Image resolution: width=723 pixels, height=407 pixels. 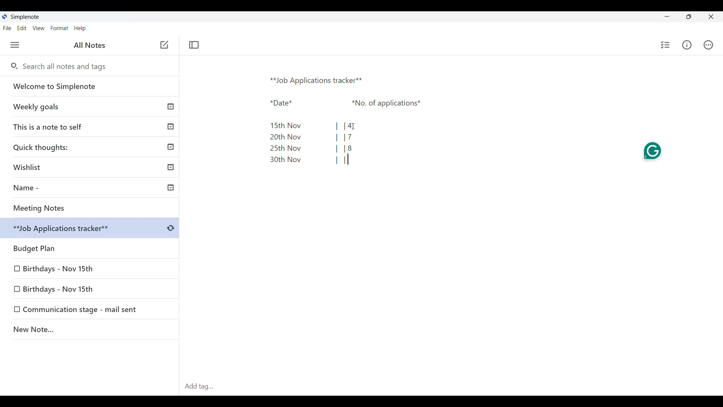 What do you see at coordinates (91, 147) in the screenshot?
I see `Quick thoughts` at bounding box center [91, 147].